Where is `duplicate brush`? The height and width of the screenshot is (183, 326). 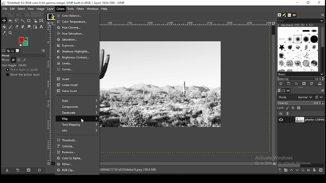
duplicate brush is located at coordinates (296, 84).